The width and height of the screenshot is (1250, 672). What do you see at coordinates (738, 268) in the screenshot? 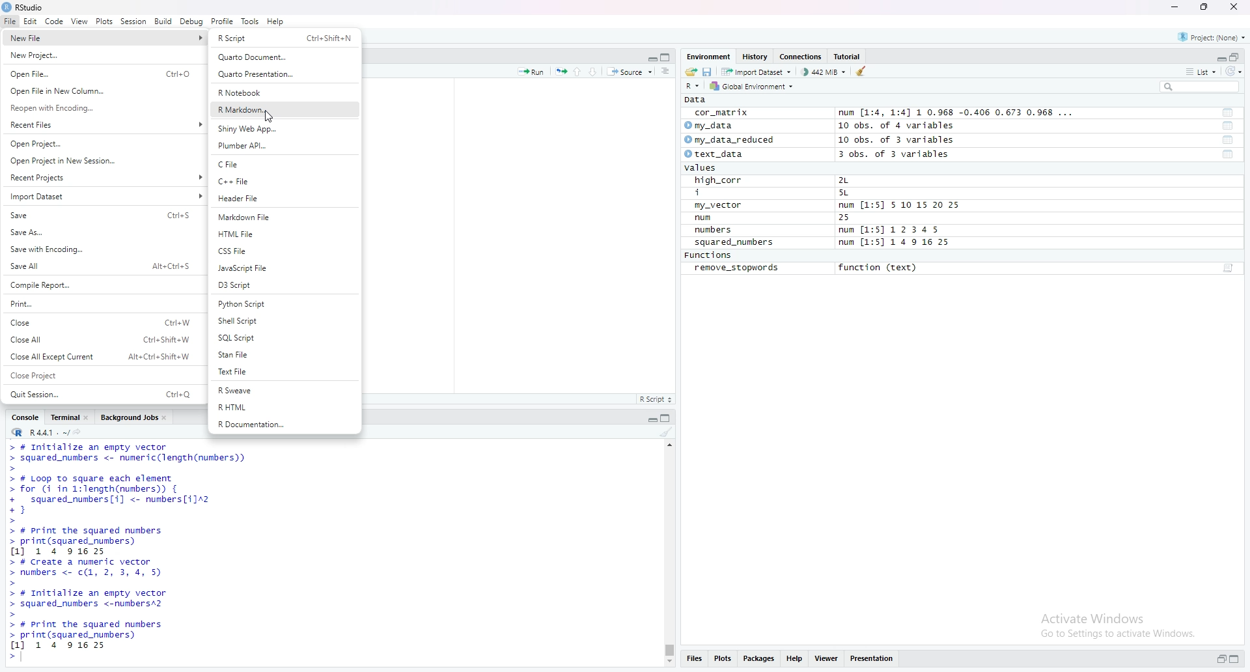
I see `remove_stopwords` at bounding box center [738, 268].